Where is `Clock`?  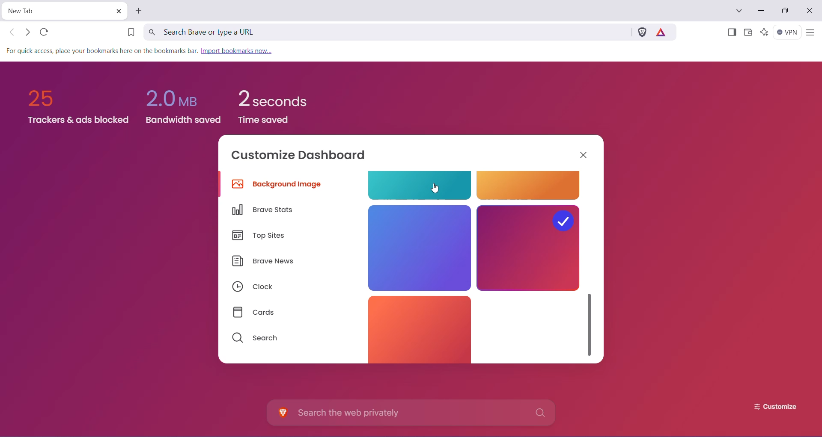 Clock is located at coordinates (252, 287).